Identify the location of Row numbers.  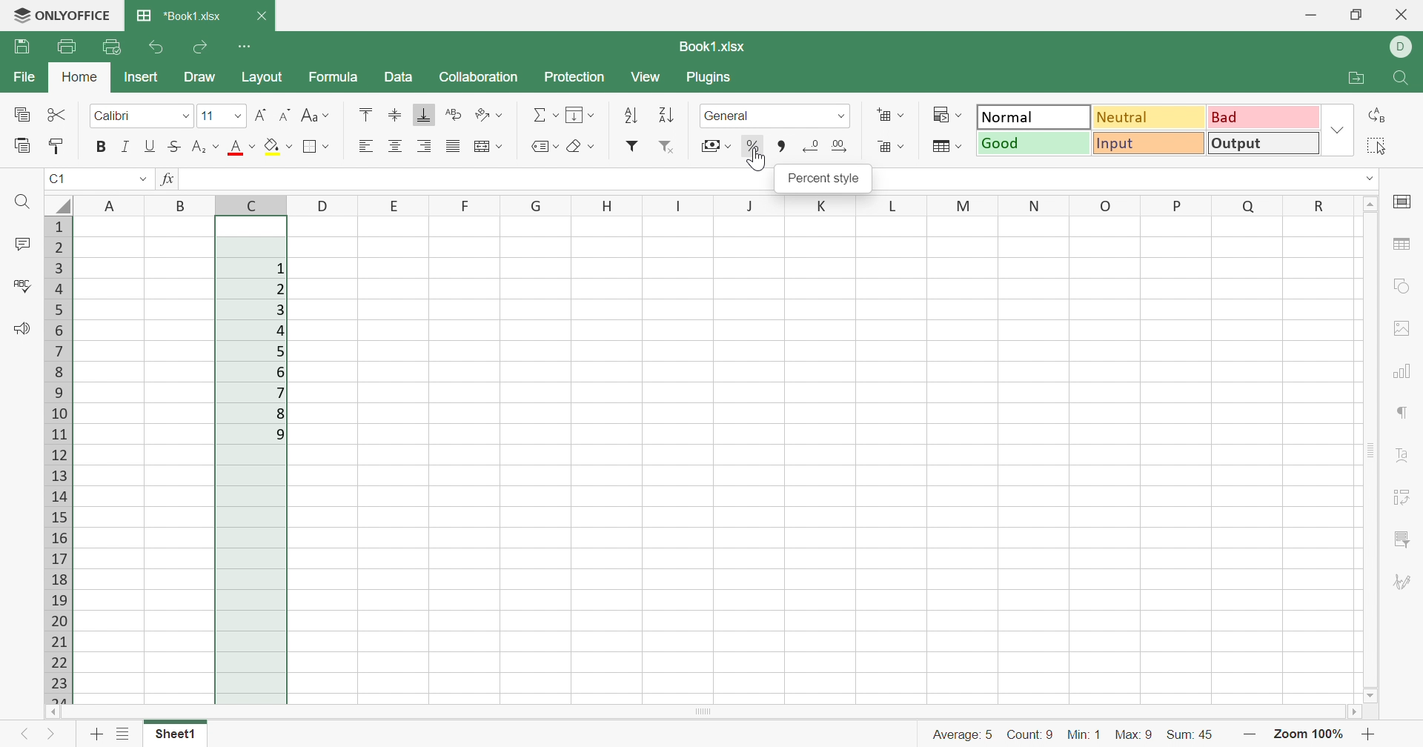
(56, 460).